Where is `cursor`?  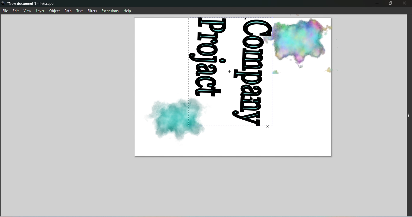
cursor is located at coordinates (253, 99).